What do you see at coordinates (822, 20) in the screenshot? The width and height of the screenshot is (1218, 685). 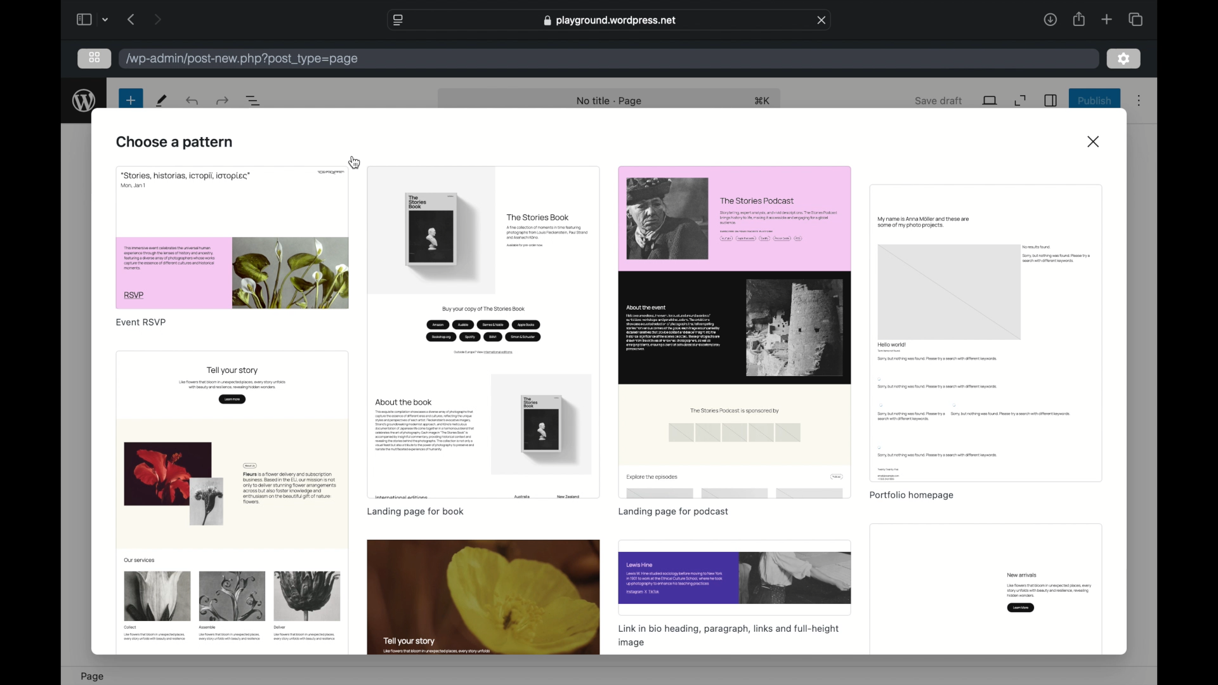 I see `close` at bounding box center [822, 20].